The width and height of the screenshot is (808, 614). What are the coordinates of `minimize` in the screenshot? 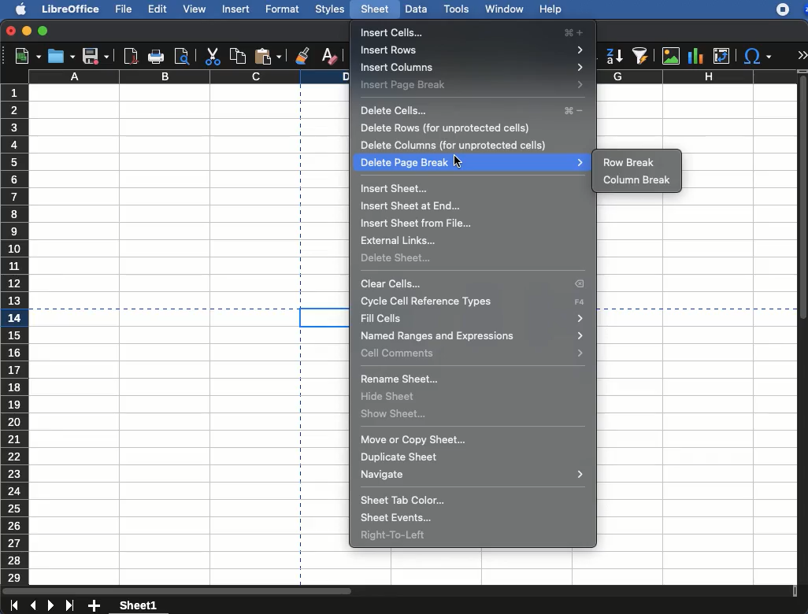 It's located at (28, 31).